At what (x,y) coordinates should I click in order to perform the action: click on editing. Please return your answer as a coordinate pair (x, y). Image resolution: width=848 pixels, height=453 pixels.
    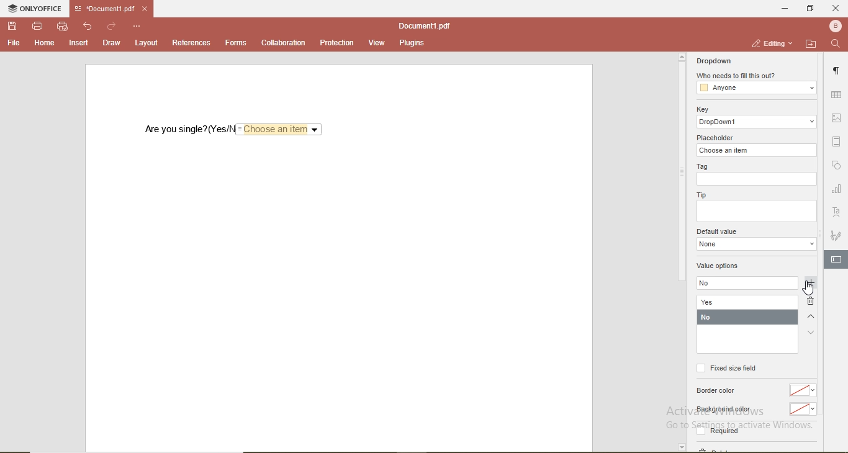
    Looking at the image, I should click on (774, 42).